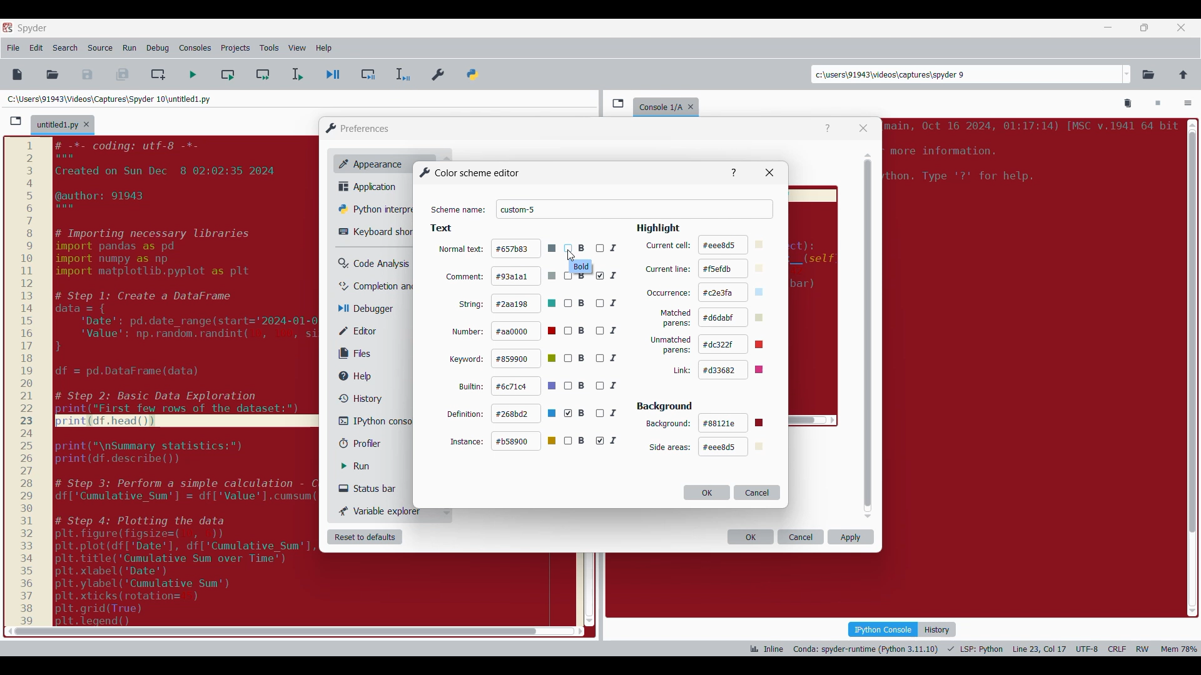 The image size is (1201, 675). What do you see at coordinates (1108, 27) in the screenshot?
I see `Minimize` at bounding box center [1108, 27].